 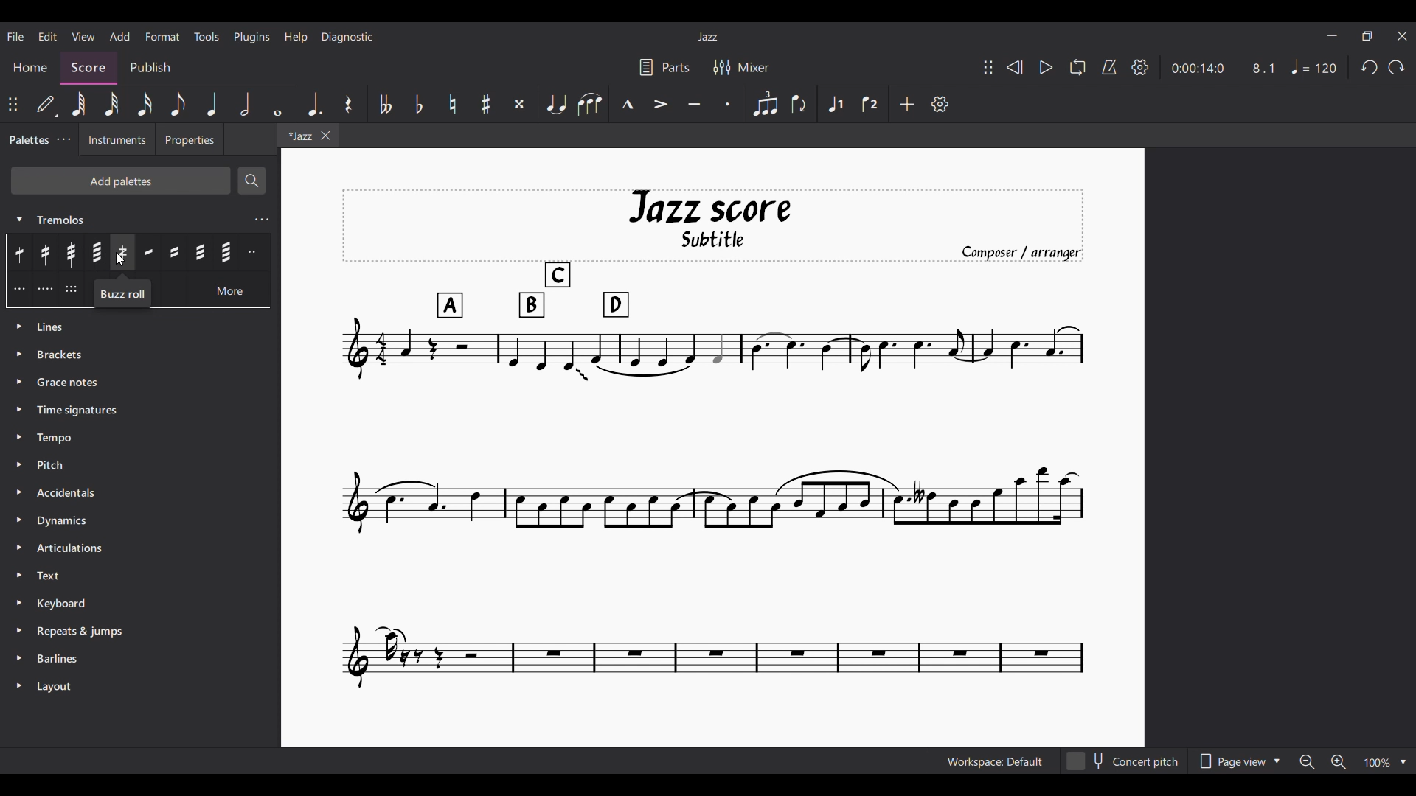 What do you see at coordinates (150, 67) in the screenshot?
I see `Publish` at bounding box center [150, 67].